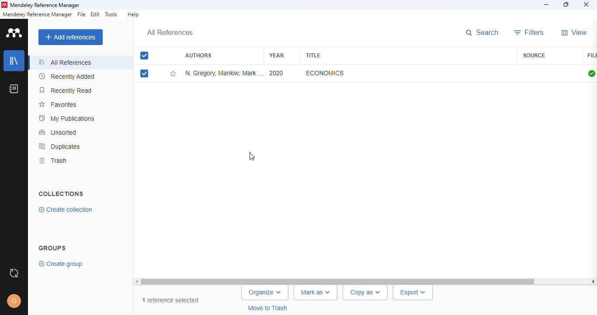 The image size is (597, 315). I want to click on create group, so click(61, 264).